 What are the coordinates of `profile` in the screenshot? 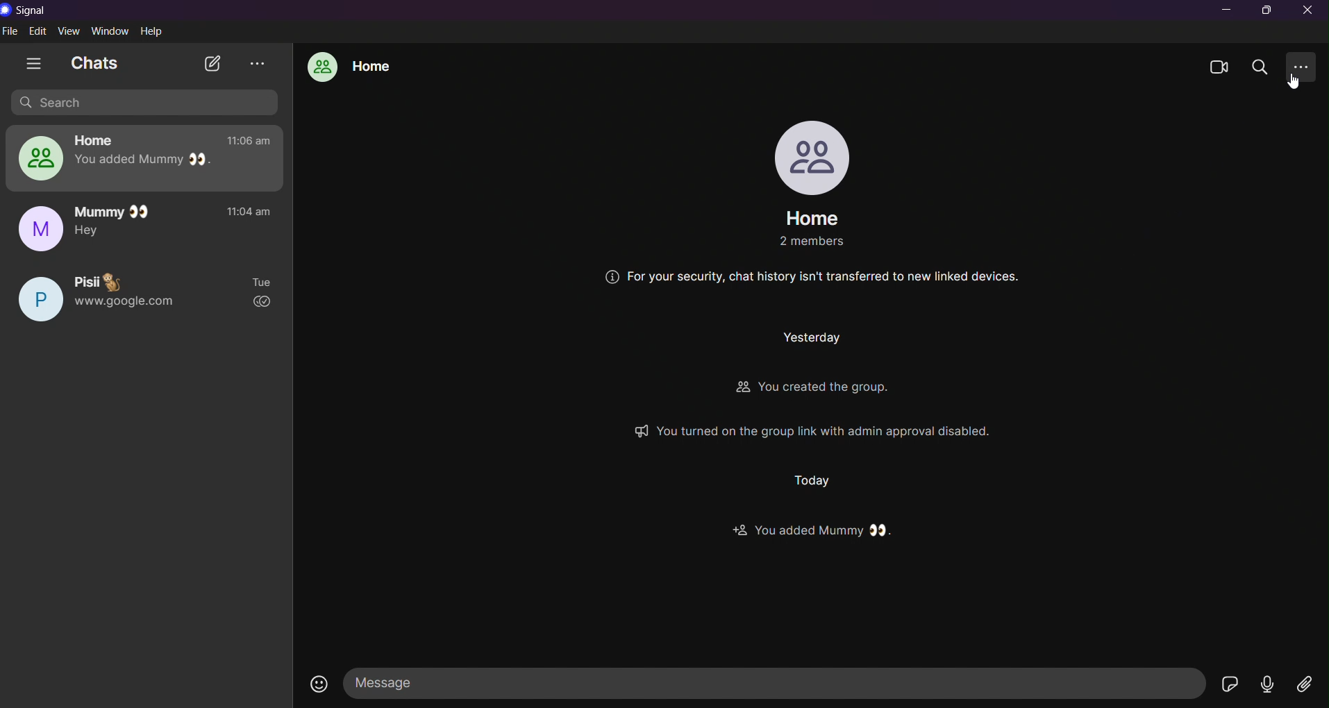 It's located at (808, 157).